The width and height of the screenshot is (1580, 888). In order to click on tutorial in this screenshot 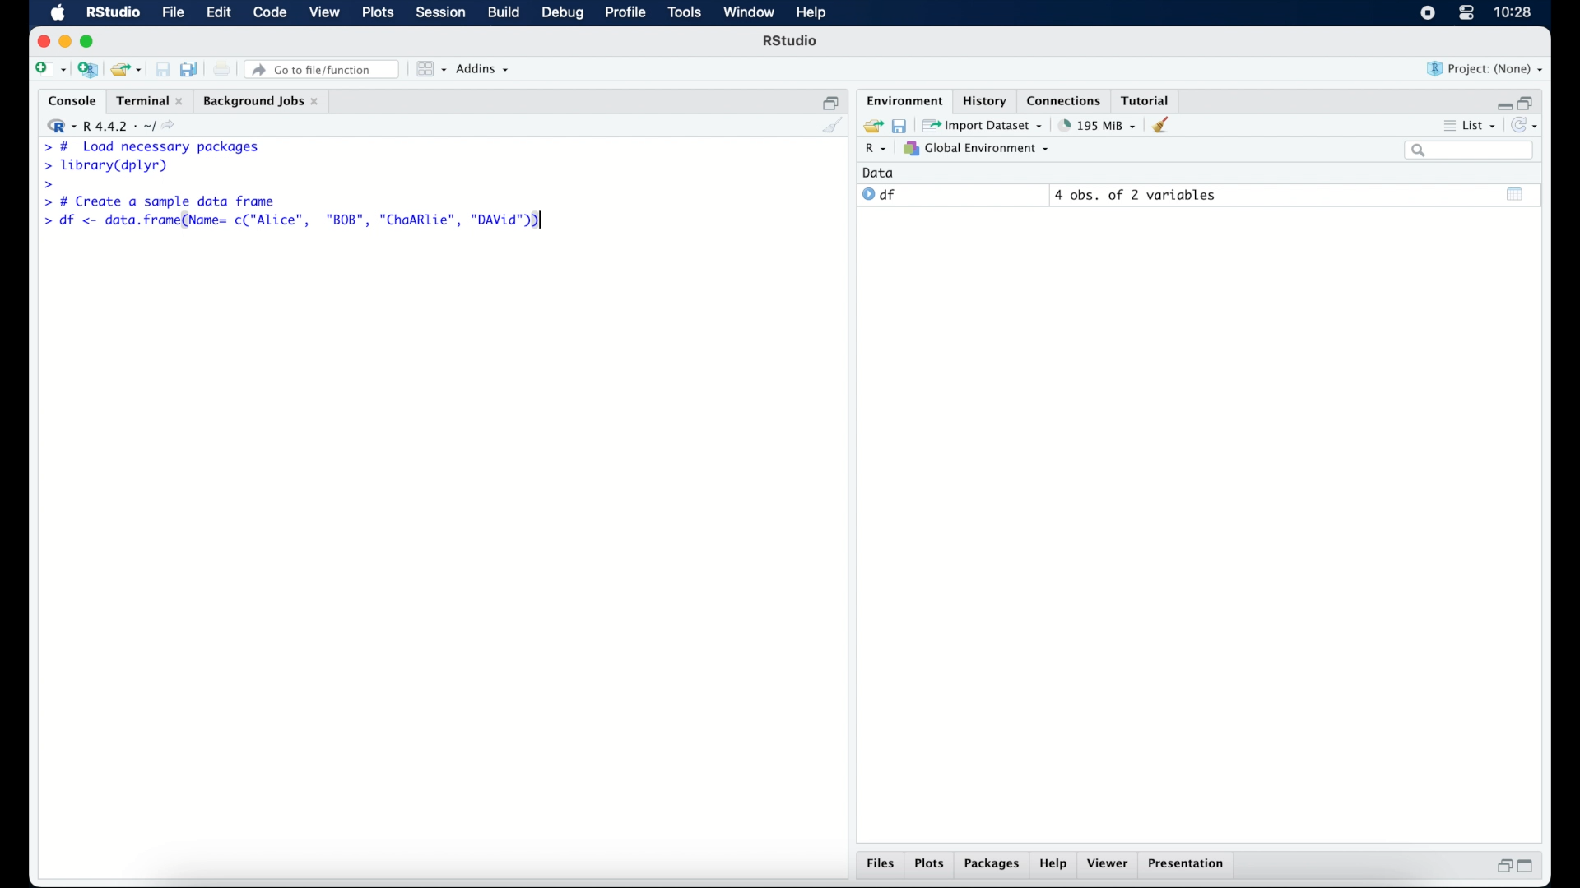, I will do `click(1149, 99)`.